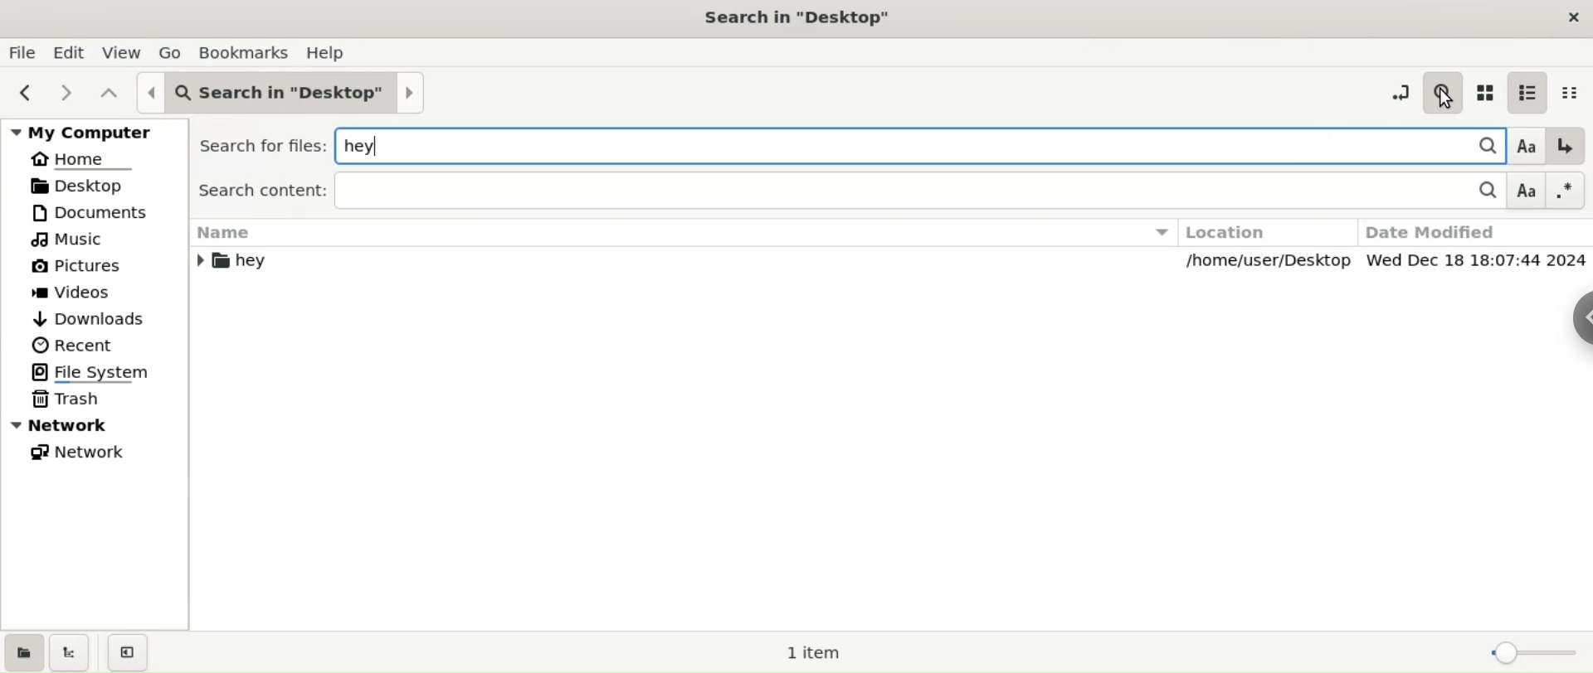 Image resolution: width=1593 pixels, height=673 pixels. I want to click on show treeview, so click(71, 651).